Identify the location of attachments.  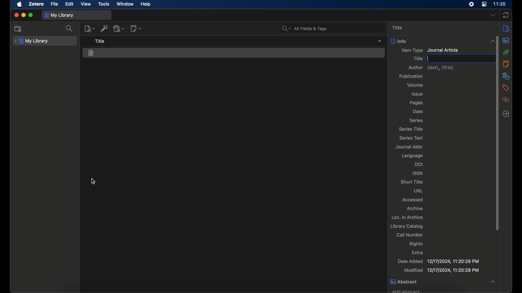
(506, 52).